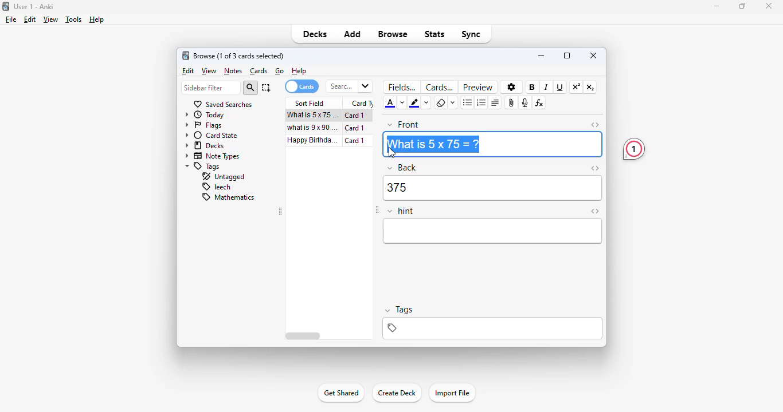 This screenshot has height=412, width=783. Describe the element at coordinates (441, 102) in the screenshot. I see `remove formatting` at that location.